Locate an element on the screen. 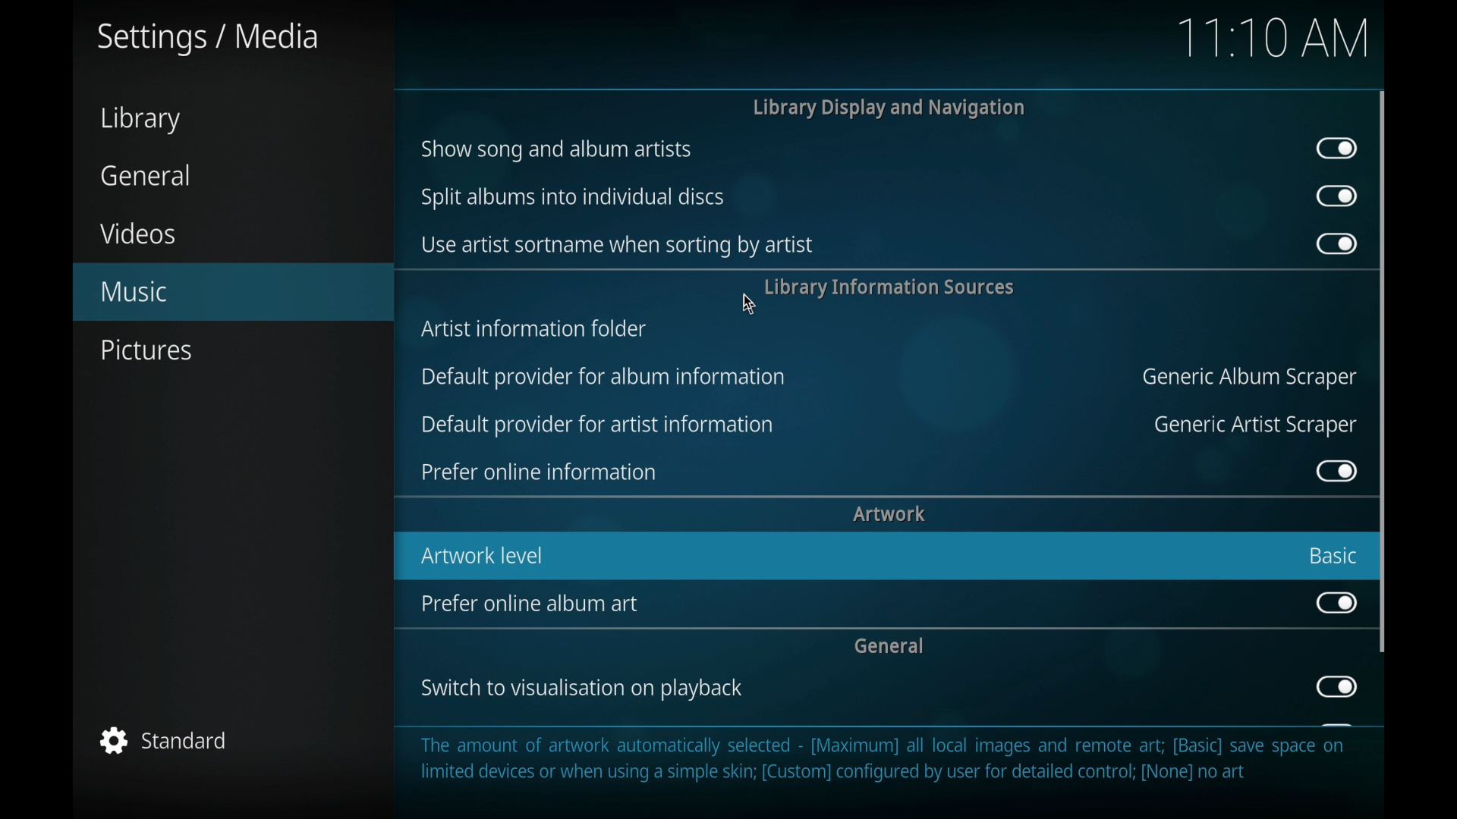  basic is located at coordinates (1333, 555).